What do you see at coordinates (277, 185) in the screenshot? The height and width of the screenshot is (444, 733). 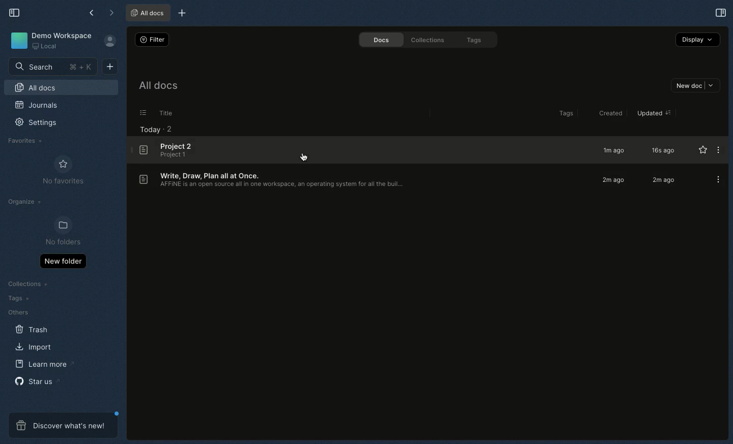 I see `Title` at bounding box center [277, 185].